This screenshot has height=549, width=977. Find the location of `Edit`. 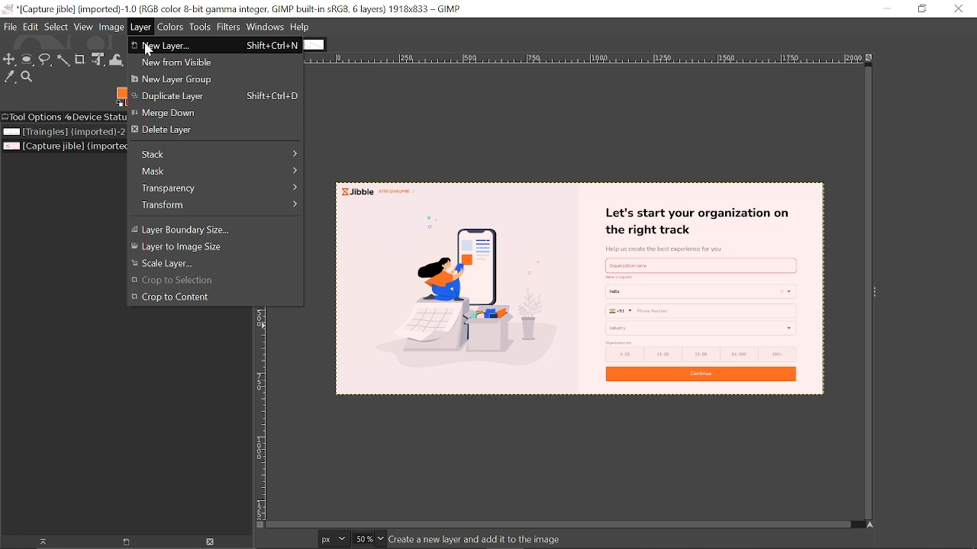

Edit is located at coordinates (31, 27).